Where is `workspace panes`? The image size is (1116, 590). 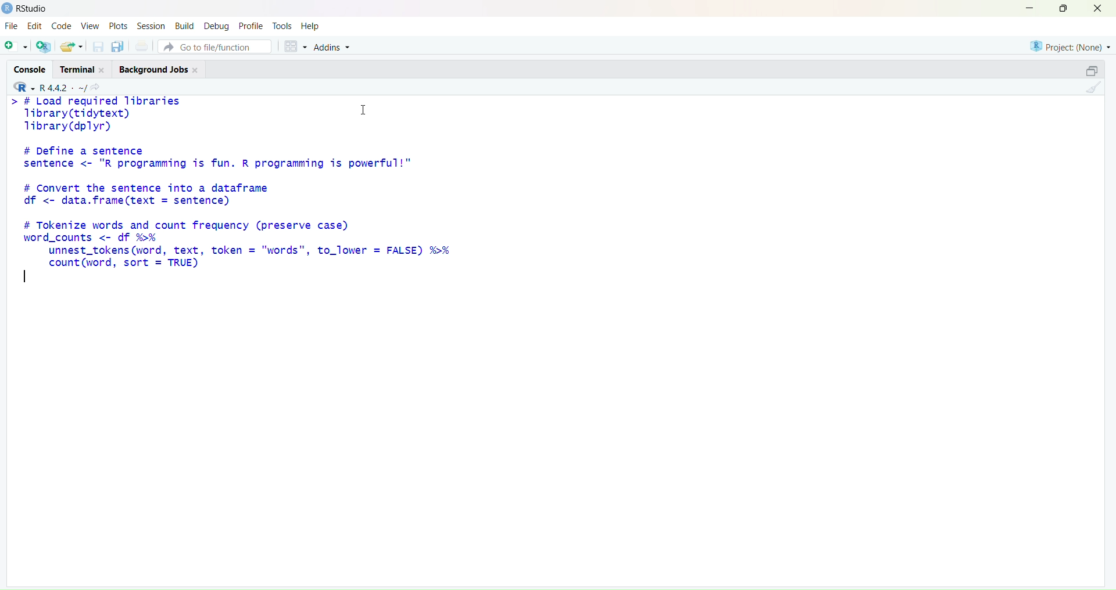
workspace panes is located at coordinates (294, 47).